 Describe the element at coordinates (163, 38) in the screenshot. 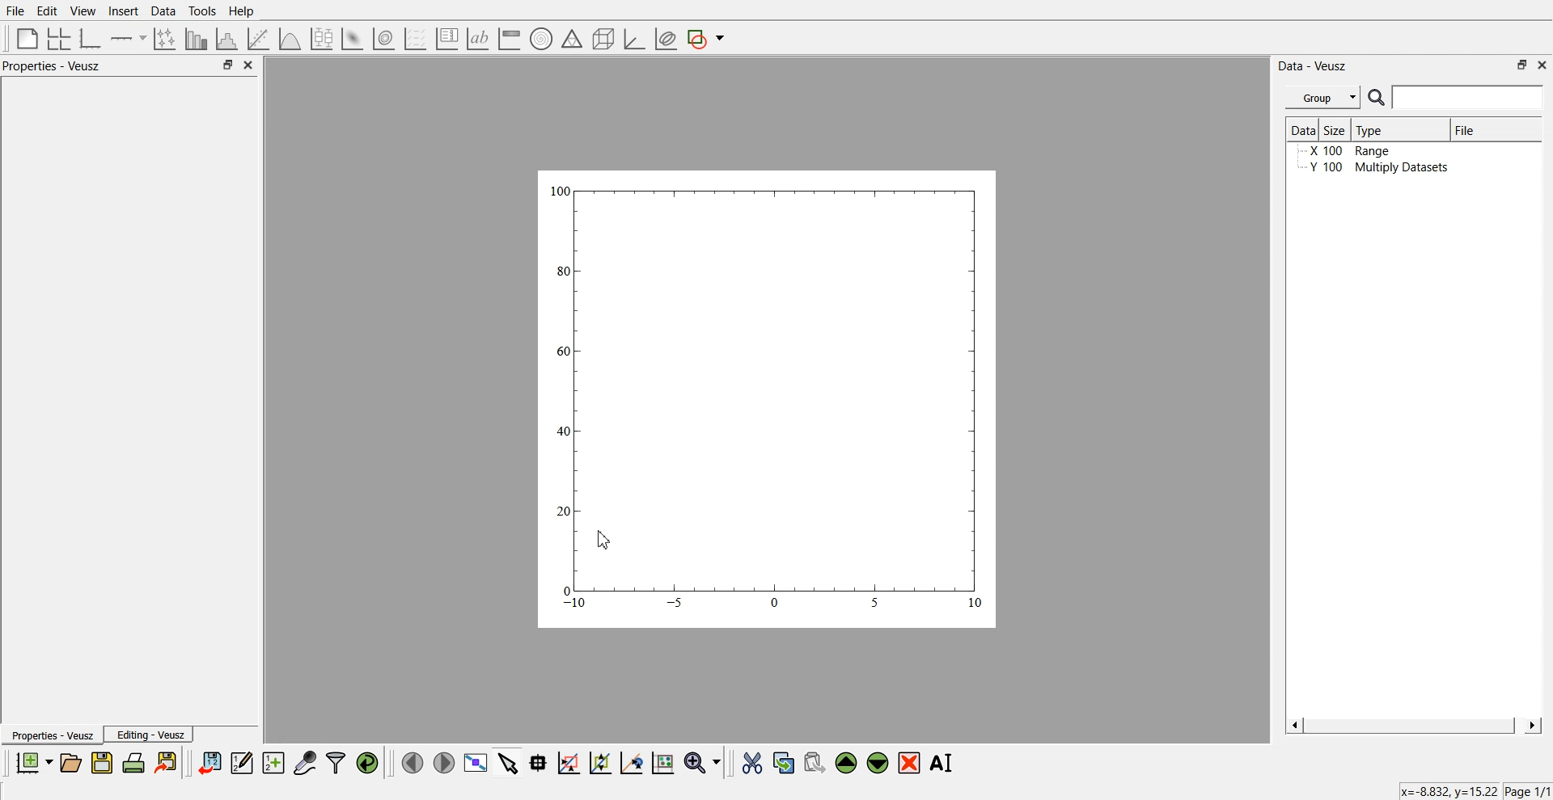

I see `plot points with non-orthogonal axes` at that location.